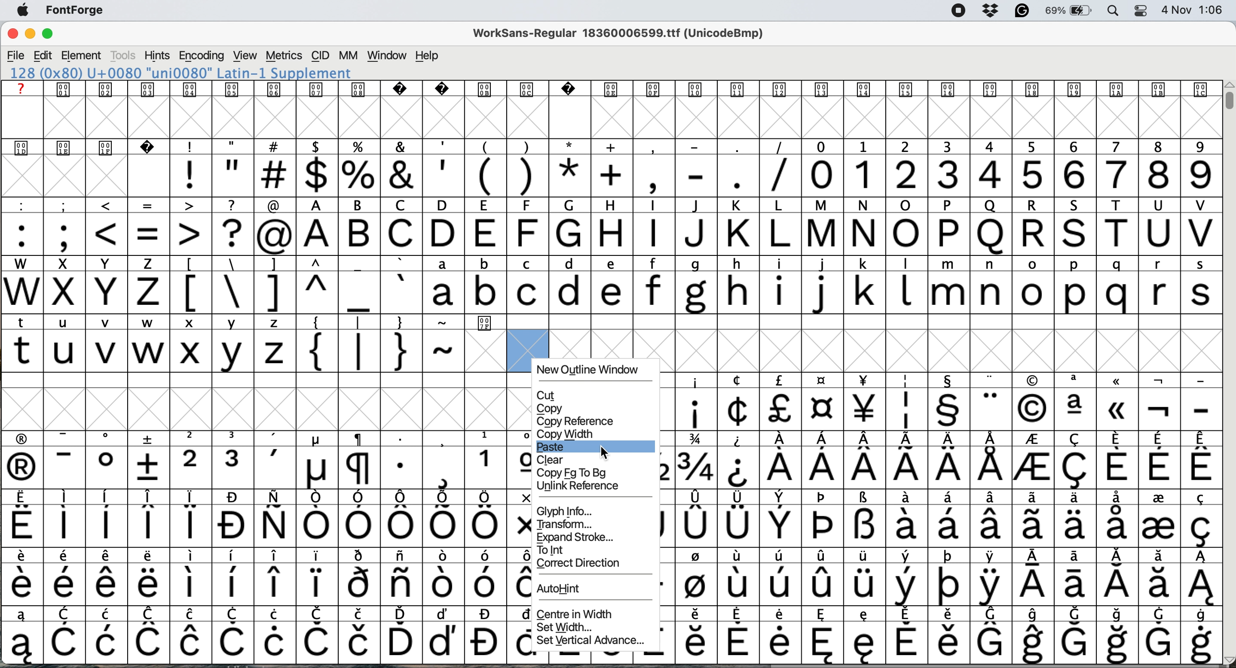  Describe the element at coordinates (565, 589) in the screenshot. I see `` at that location.